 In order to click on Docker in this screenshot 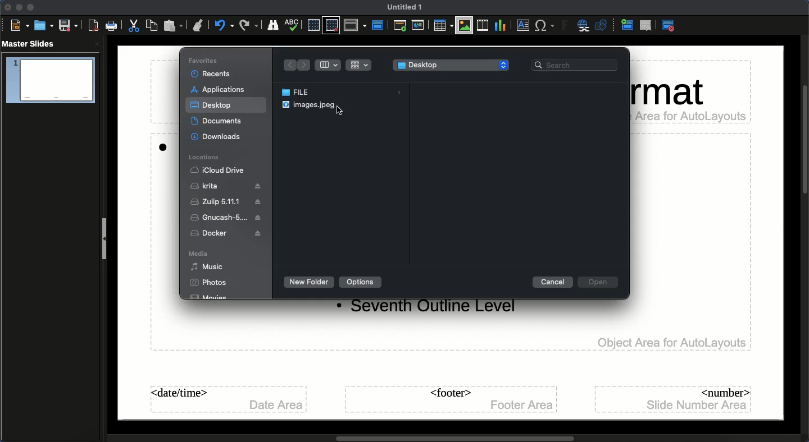, I will do `click(228, 233)`.